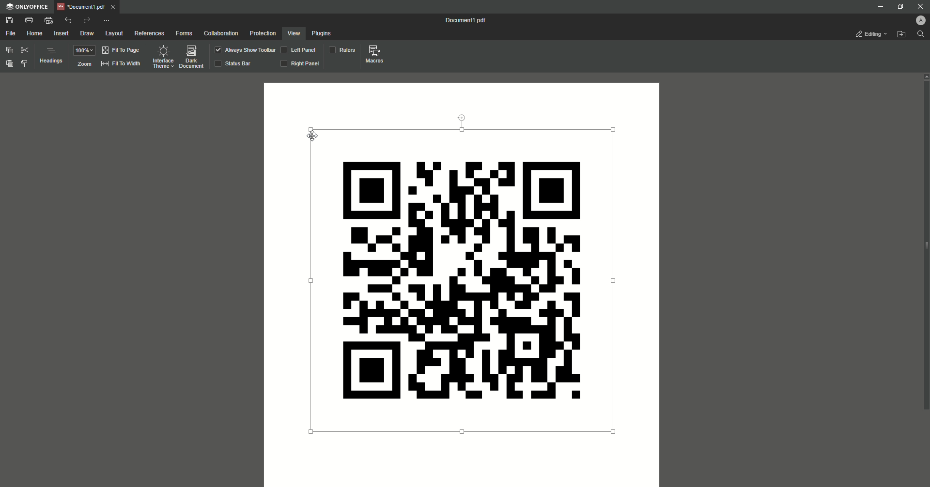  What do you see at coordinates (899, 7) in the screenshot?
I see `Restore` at bounding box center [899, 7].